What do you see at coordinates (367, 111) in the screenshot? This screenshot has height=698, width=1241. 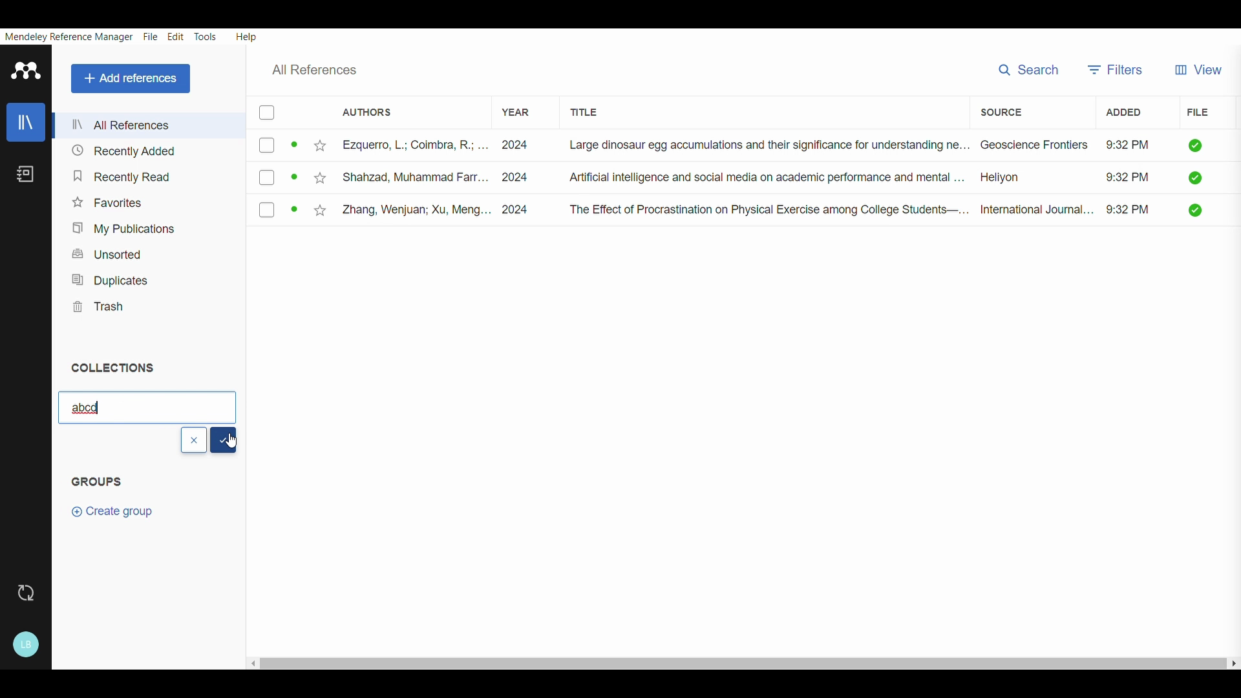 I see `Authors` at bounding box center [367, 111].